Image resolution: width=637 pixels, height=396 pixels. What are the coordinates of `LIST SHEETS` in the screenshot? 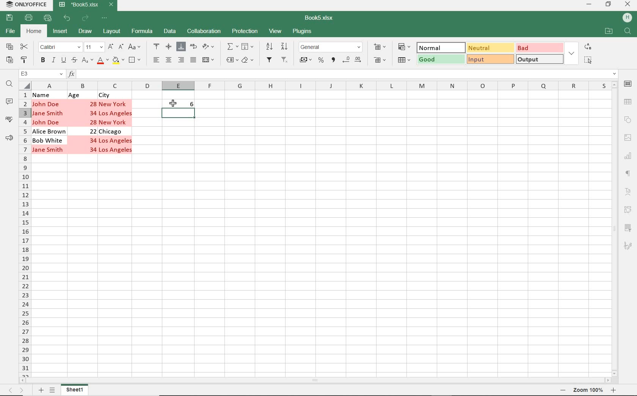 It's located at (53, 390).